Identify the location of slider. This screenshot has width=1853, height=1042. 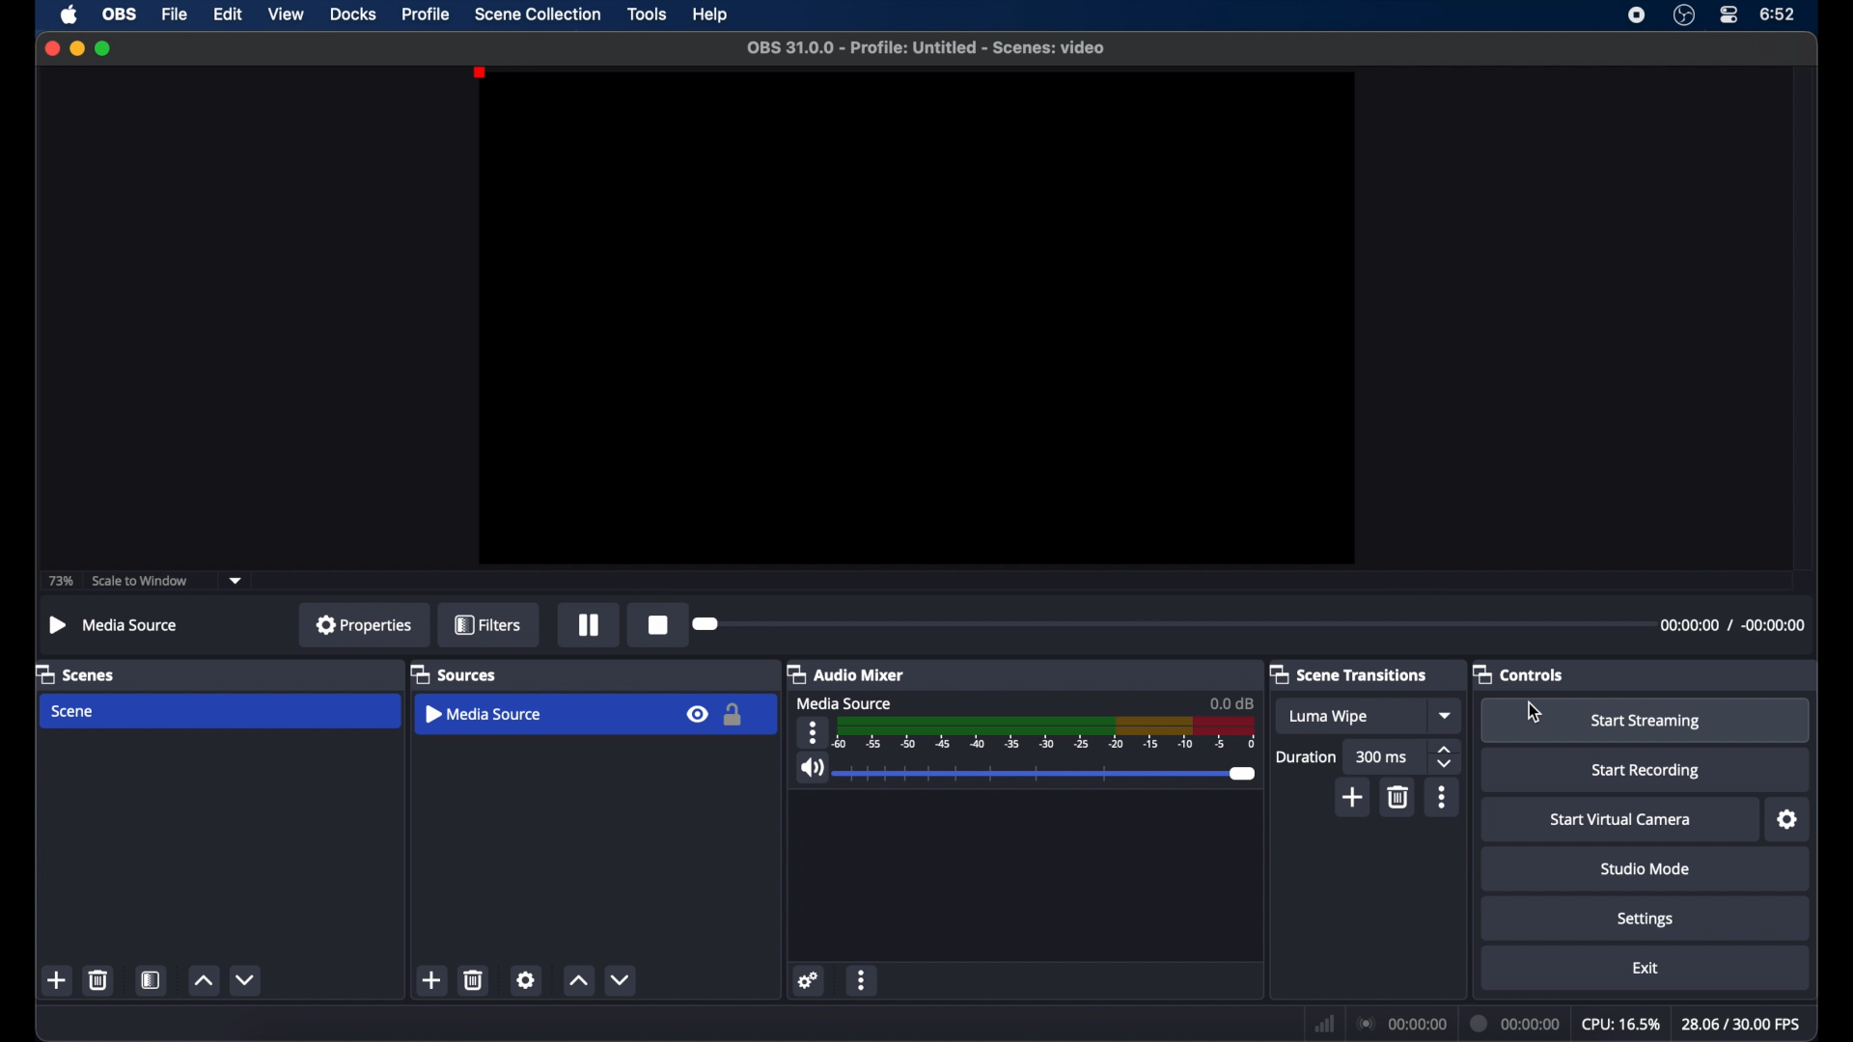
(1047, 775).